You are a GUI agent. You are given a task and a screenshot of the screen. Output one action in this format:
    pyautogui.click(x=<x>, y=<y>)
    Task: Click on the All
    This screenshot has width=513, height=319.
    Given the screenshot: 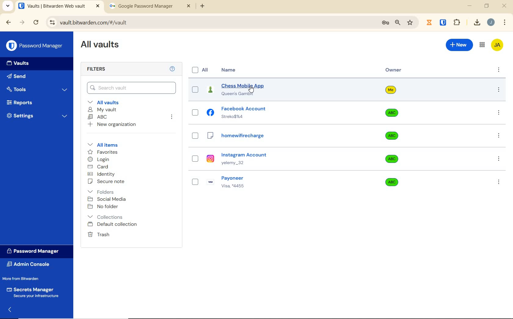 What is the action you would take?
    pyautogui.click(x=200, y=70)
    